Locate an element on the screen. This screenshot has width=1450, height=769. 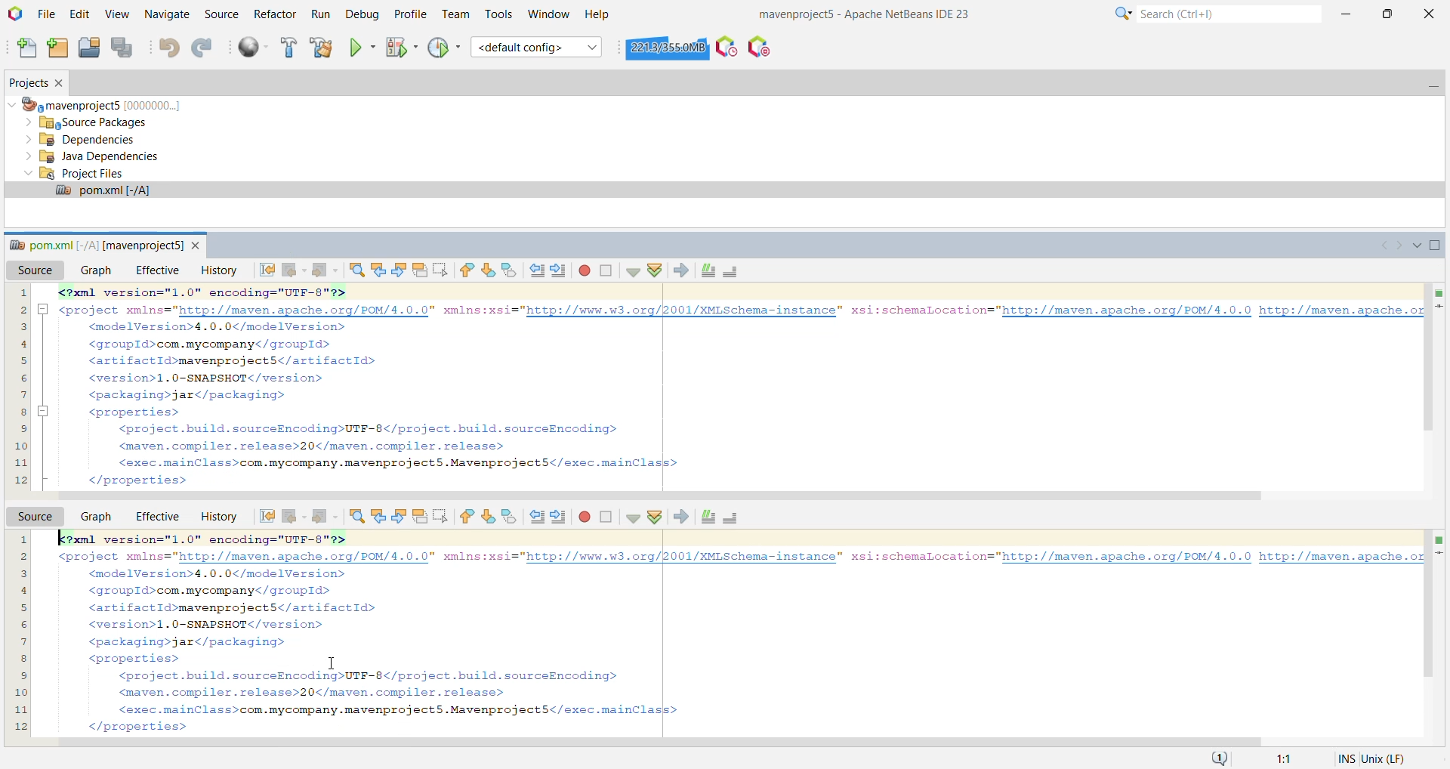
Redo is located at coordinates (204, 48).